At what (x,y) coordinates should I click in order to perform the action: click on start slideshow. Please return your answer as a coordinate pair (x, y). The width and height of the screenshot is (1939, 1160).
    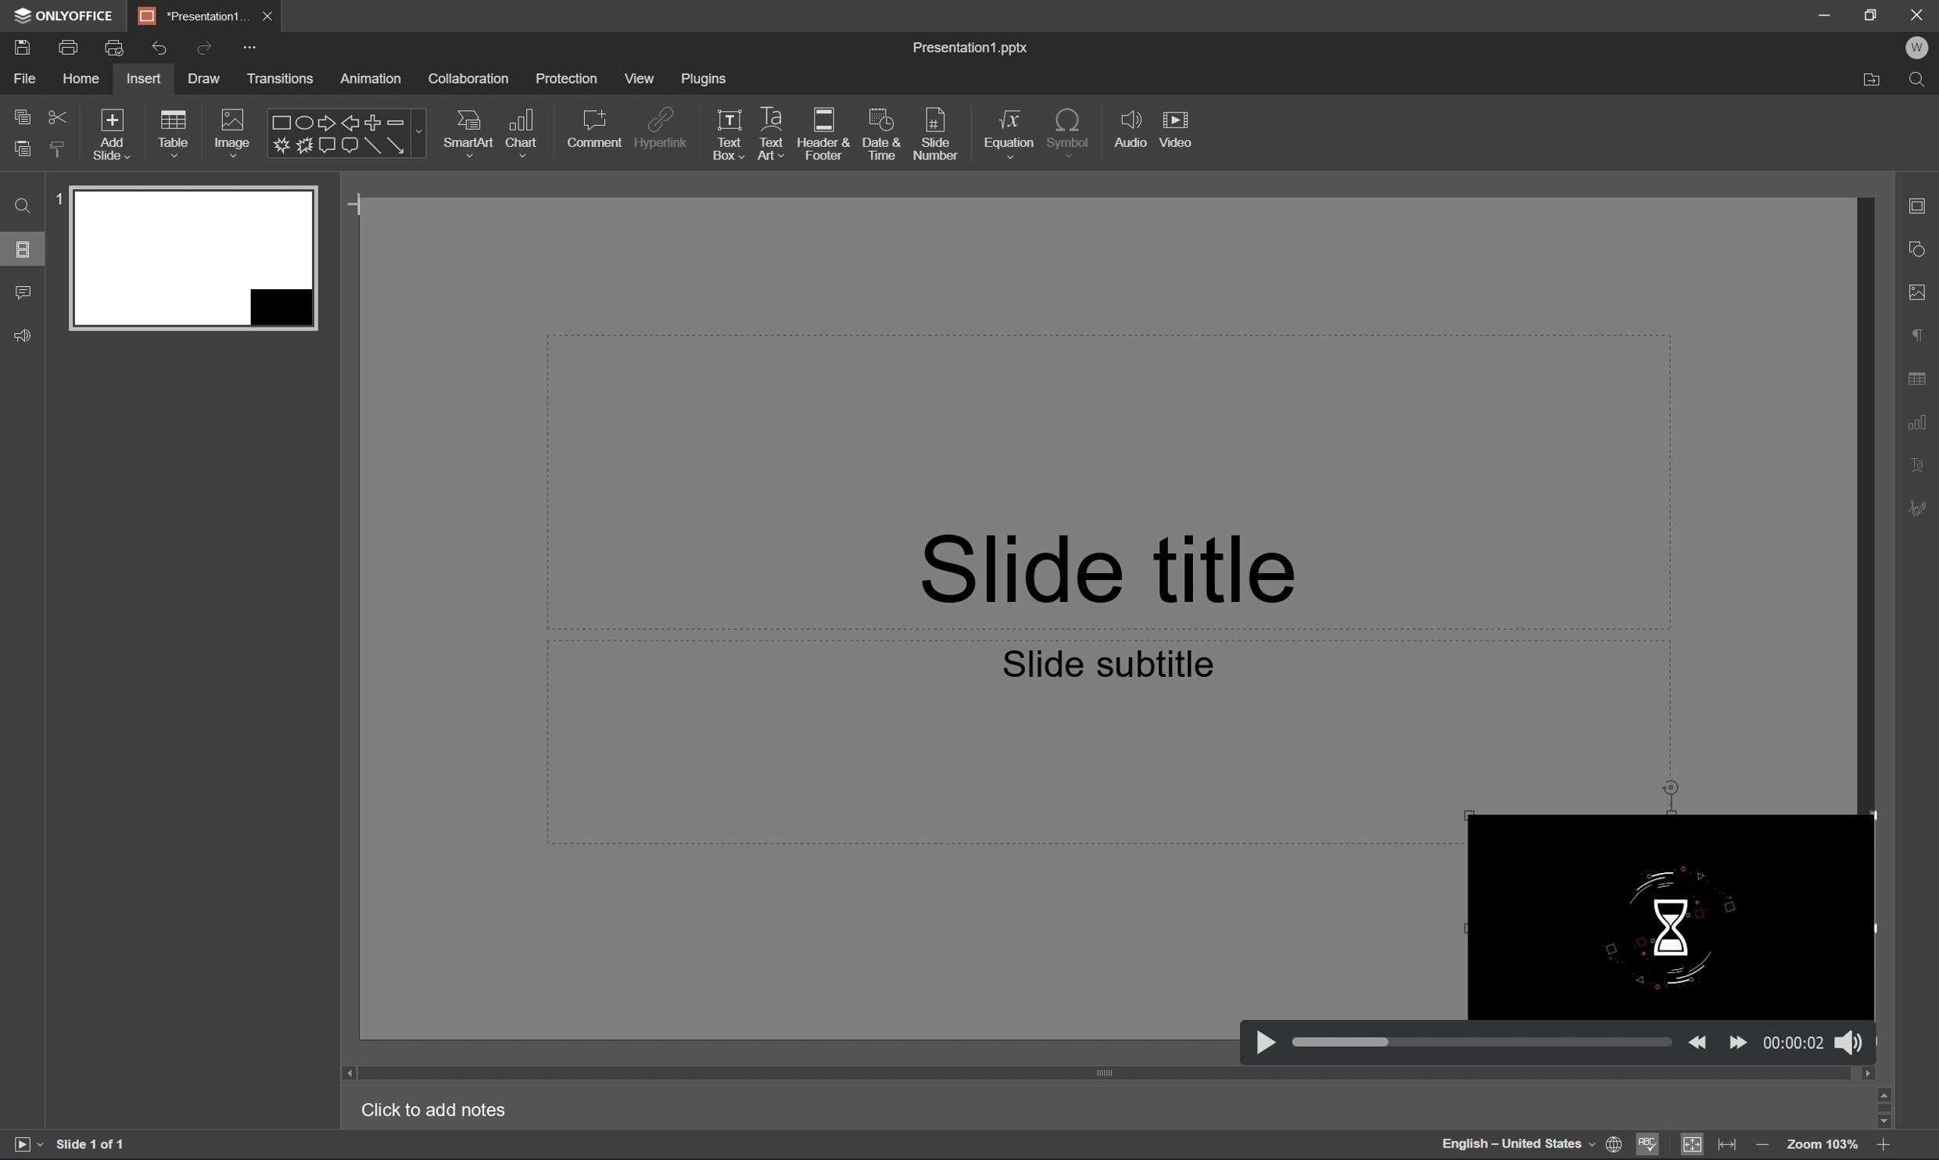
    Looking at the image, I should click on (23, 1142).